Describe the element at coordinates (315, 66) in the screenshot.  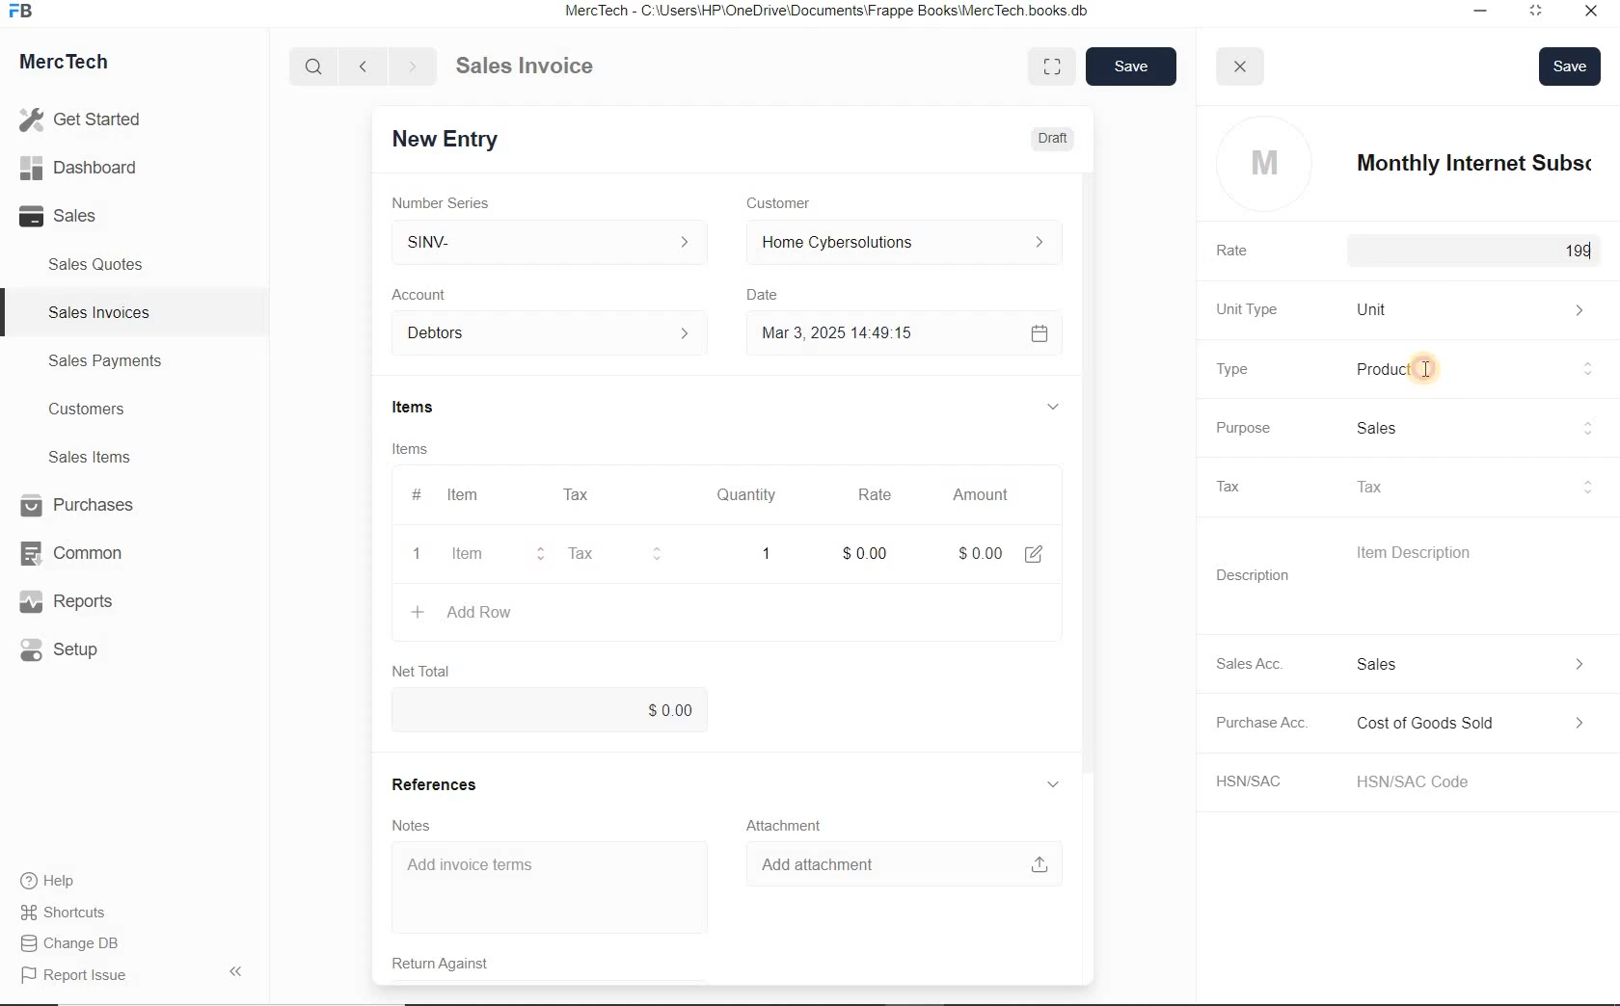
I see `Search` at that location.